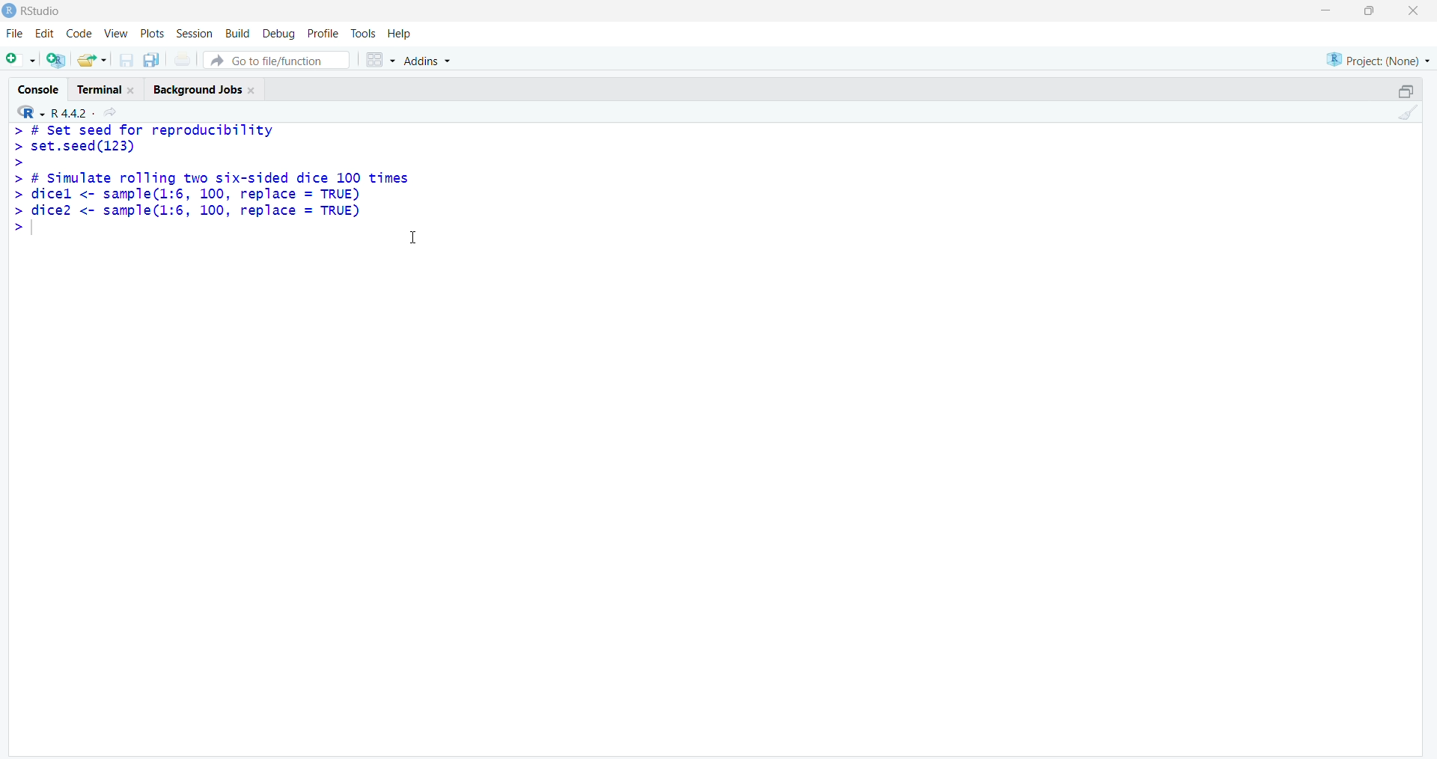  What do you see at coordinates (1373, 10) in the screenshot?
I see `maximise` at bounding box center [1373, 10].